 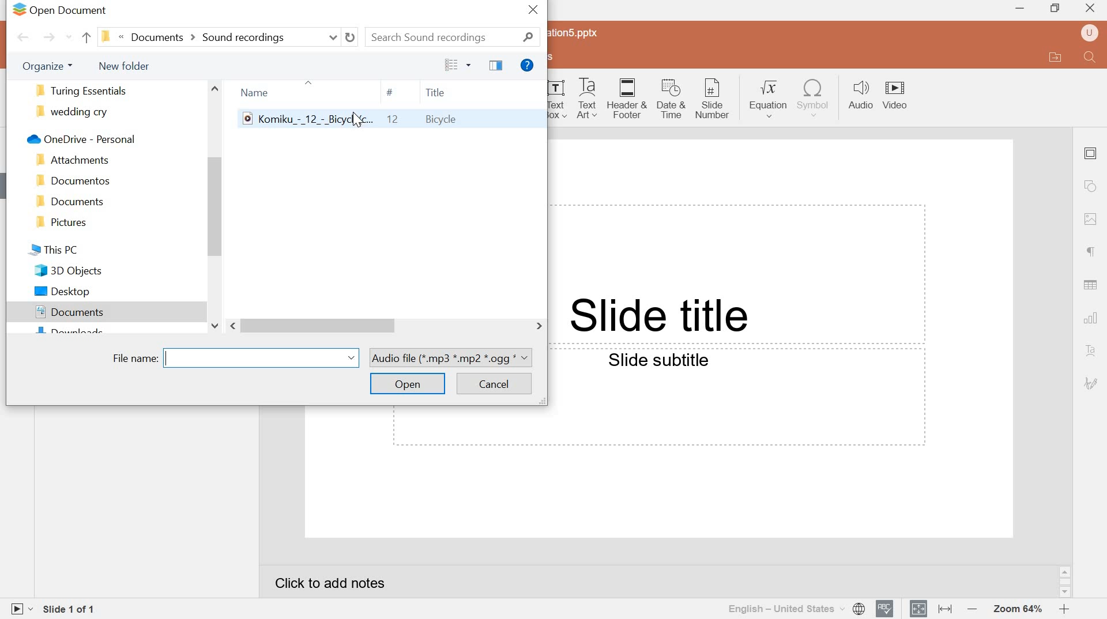 What do you see at coordinates (672, 100) in the screenshot?
I see `Date & Time` at bounding box center [672, 100].